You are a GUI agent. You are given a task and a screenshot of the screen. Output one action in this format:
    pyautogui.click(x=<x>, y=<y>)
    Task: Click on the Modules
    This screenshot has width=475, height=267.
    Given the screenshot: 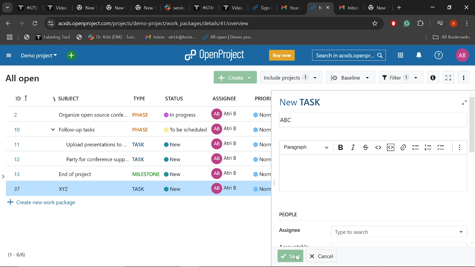 What is the action you would take?
    pyautogui.click(x=400, y=55)
    